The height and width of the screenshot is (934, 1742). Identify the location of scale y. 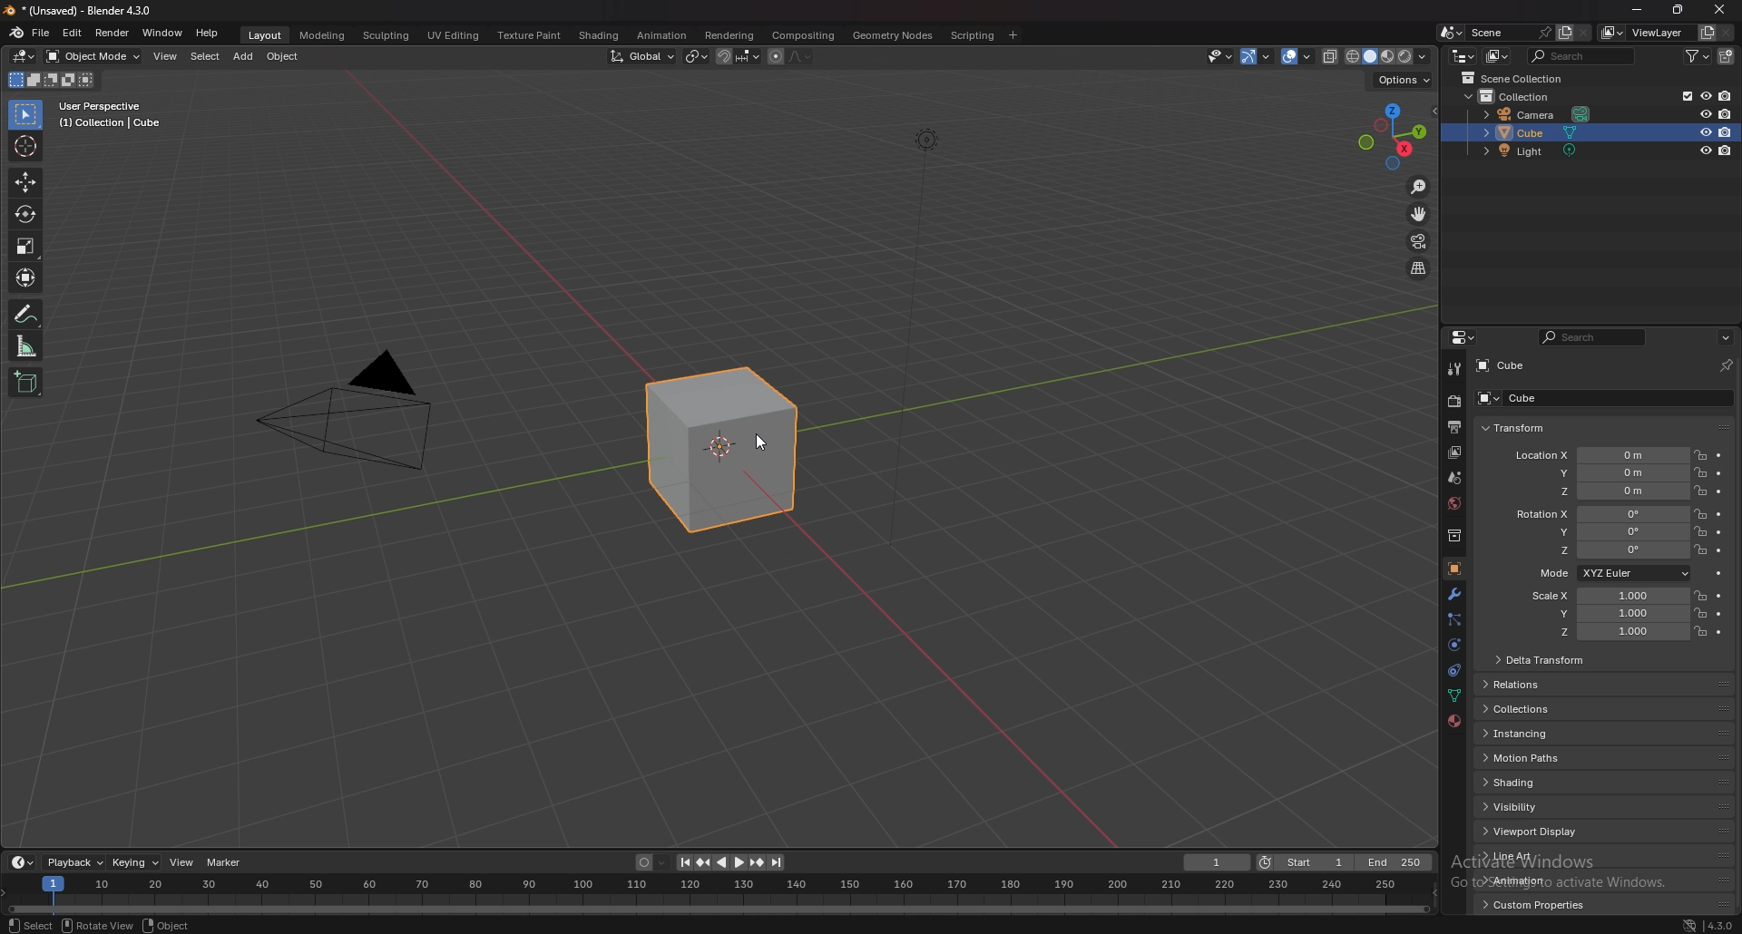
(1606, 614).